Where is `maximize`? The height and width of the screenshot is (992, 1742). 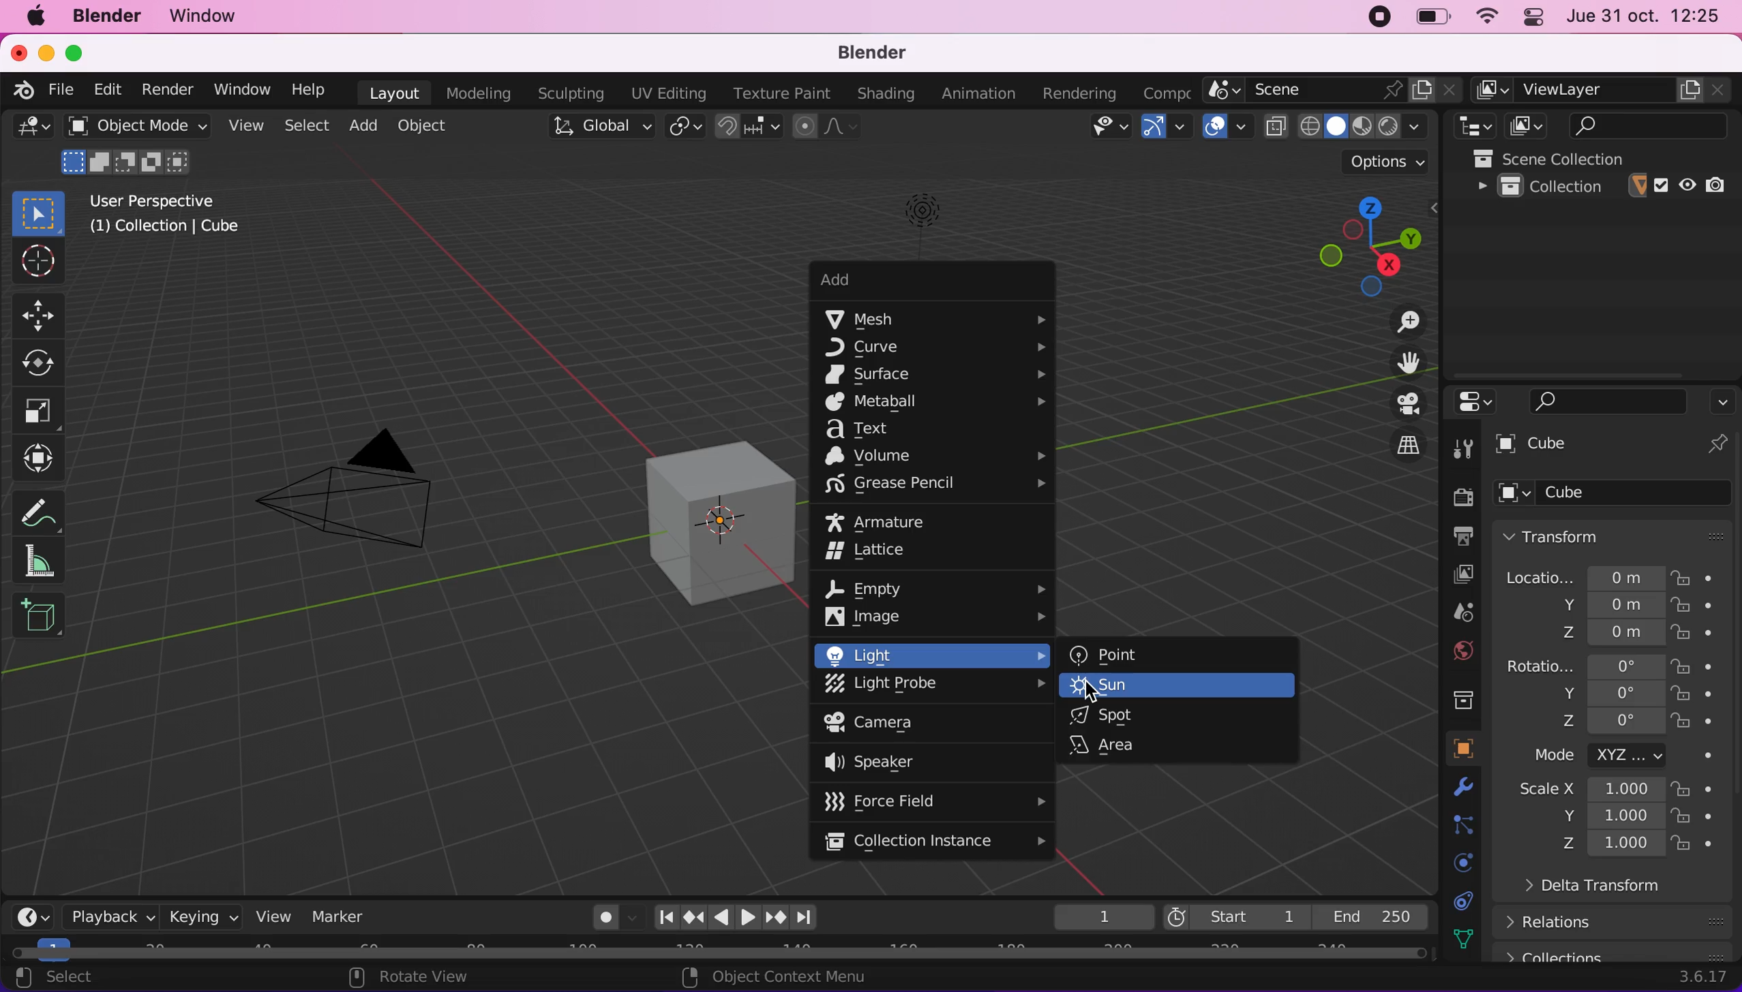
maximize is located at coordinates (75, 54).